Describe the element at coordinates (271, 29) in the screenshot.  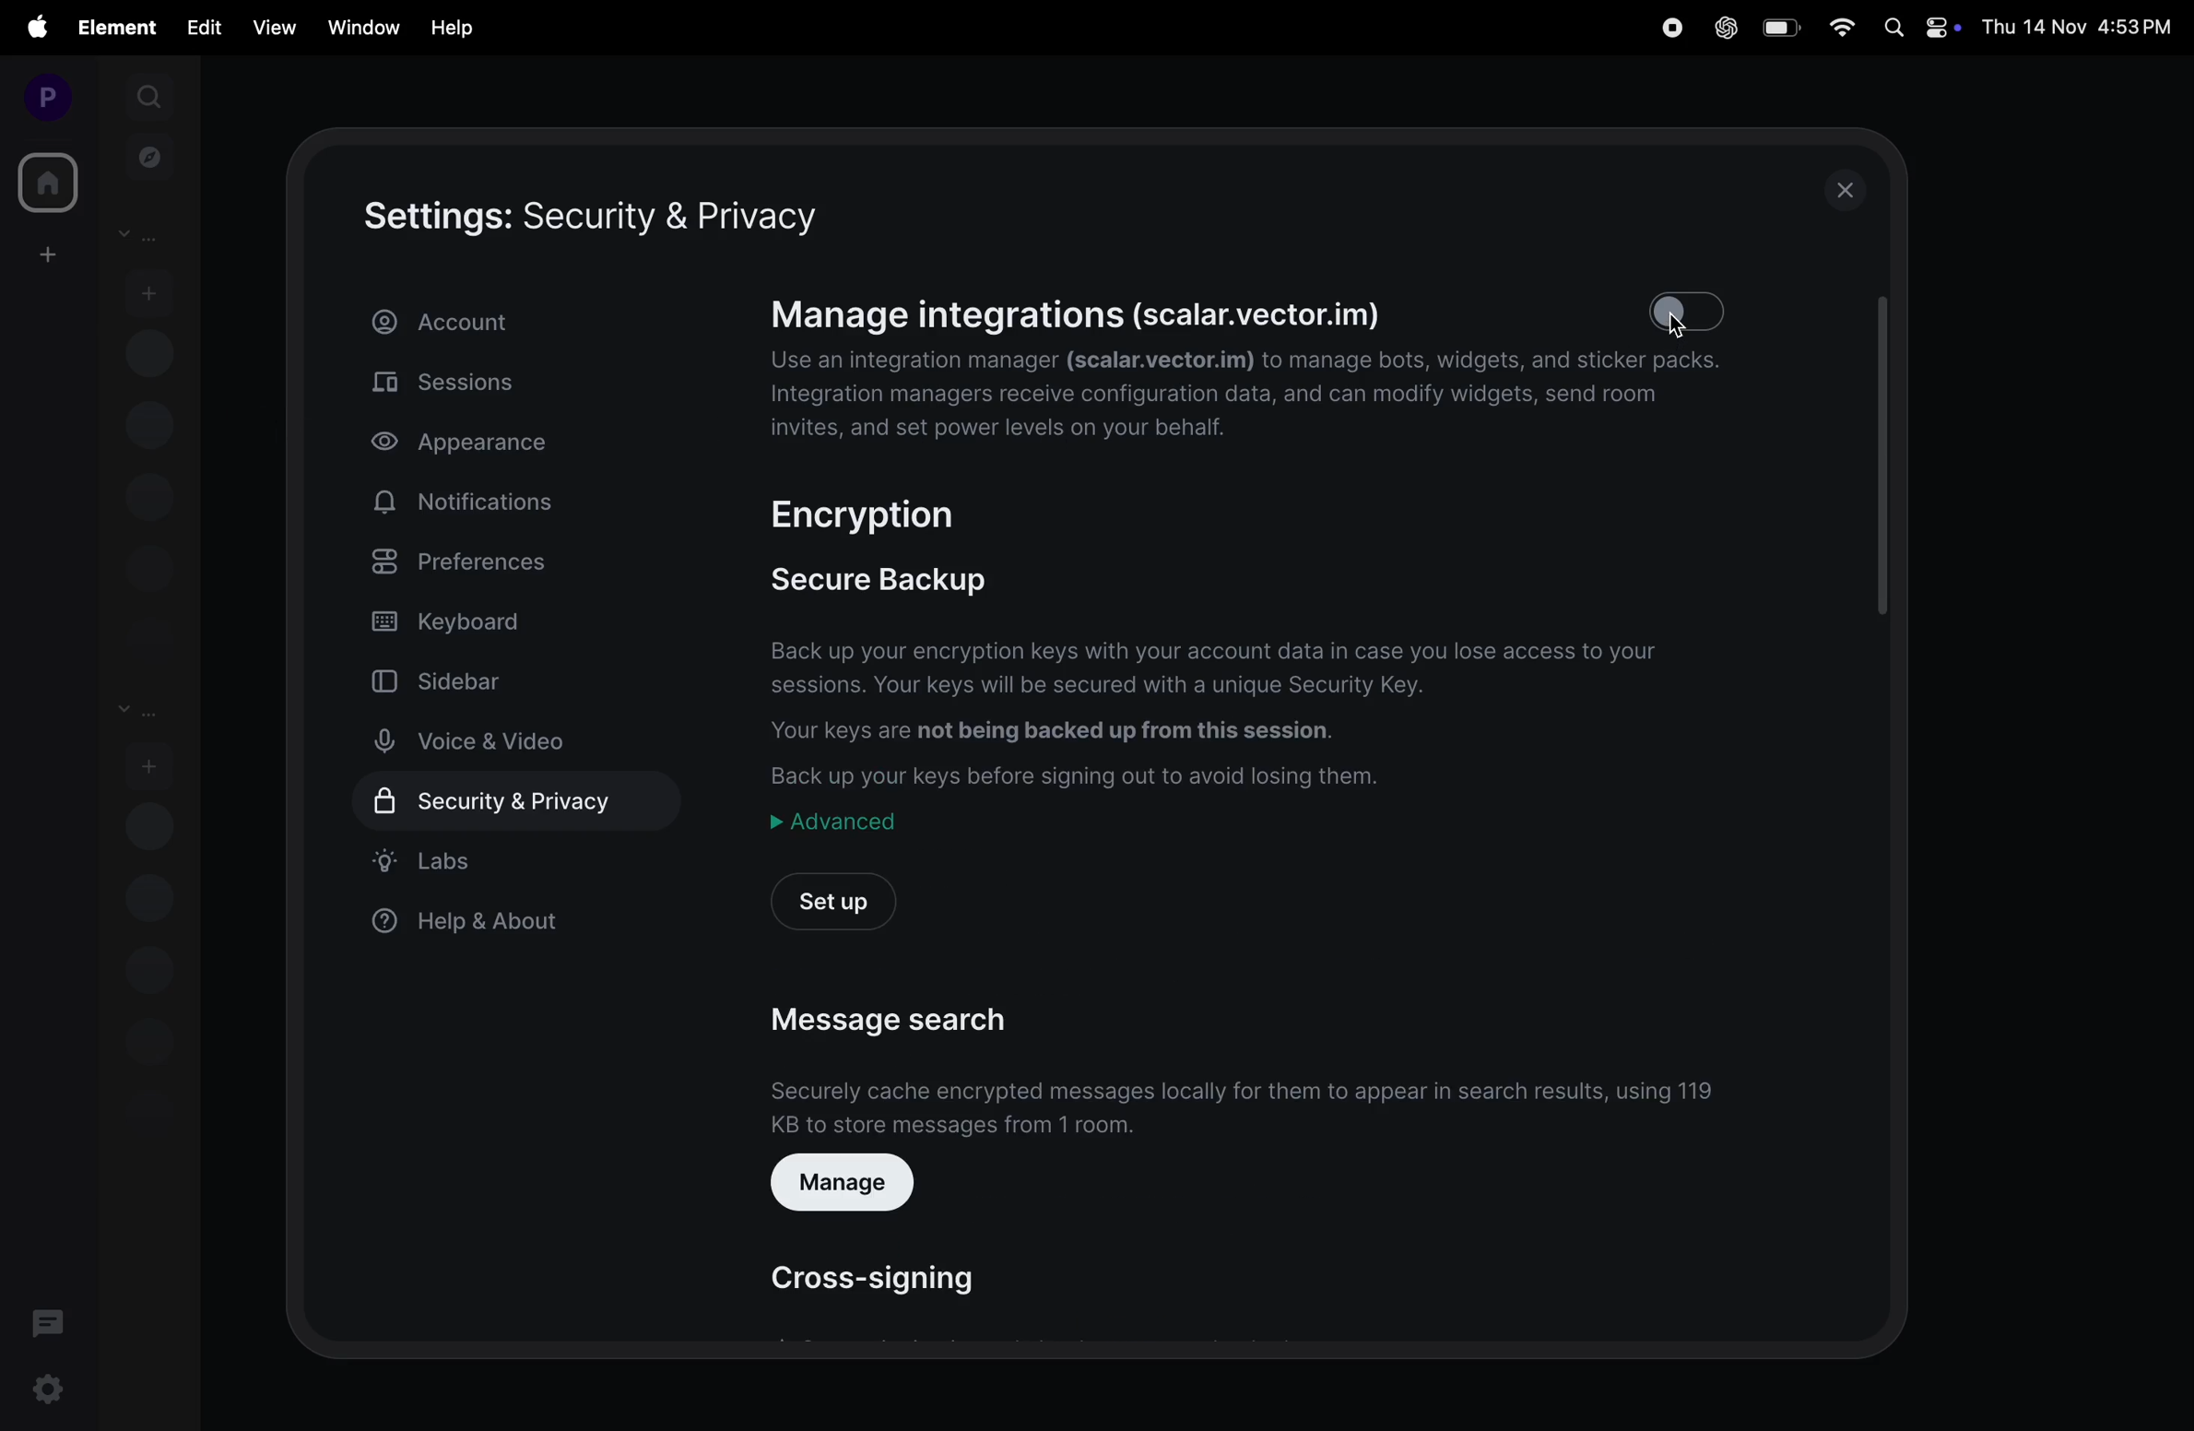
I see `view` at that location.